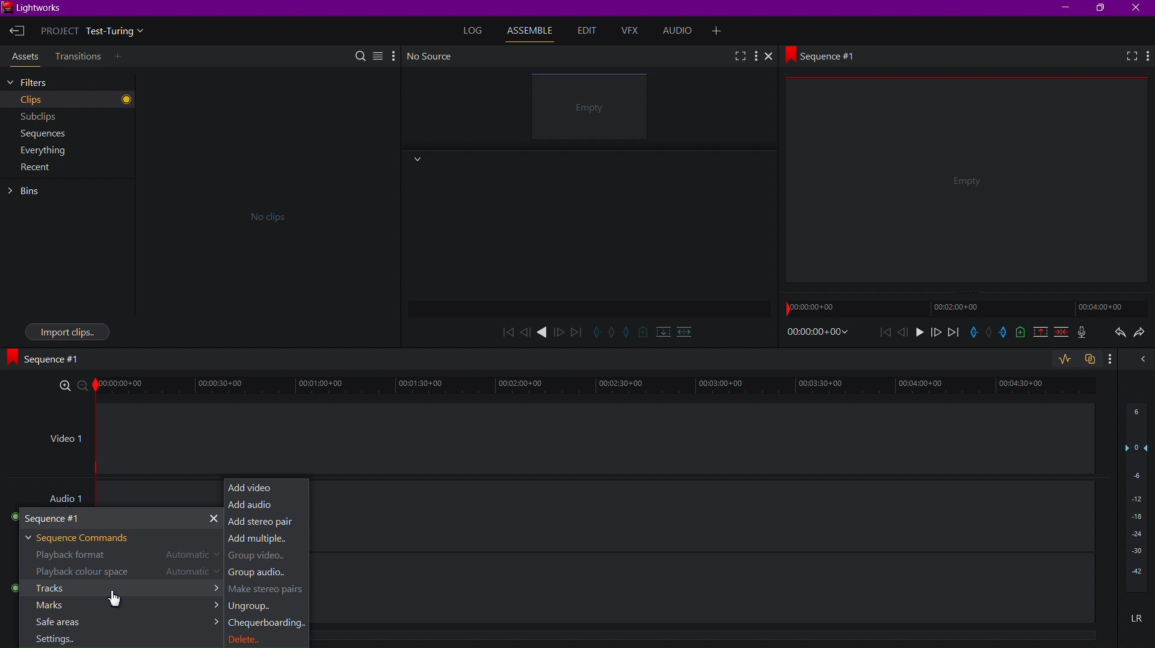 Image resolution: width=1155 pixels, height=648 pixels. I want to click on up, so click(1038, 334).